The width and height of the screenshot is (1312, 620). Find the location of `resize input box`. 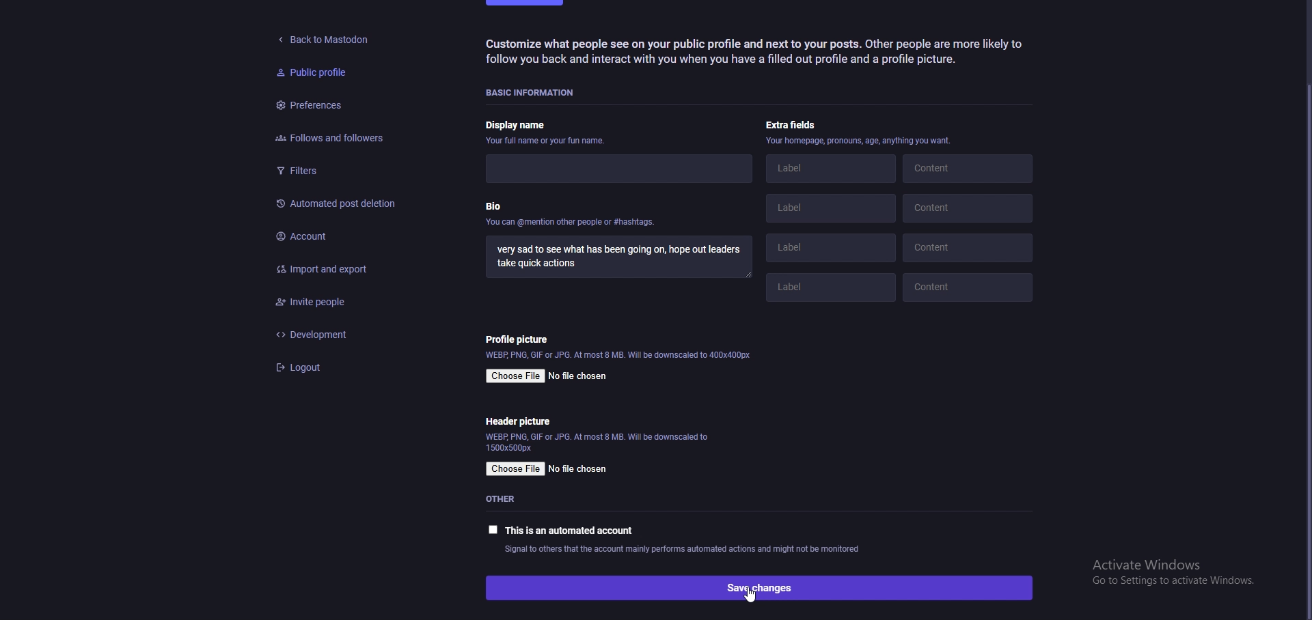

resize input box is located at coordinates (750, 276).